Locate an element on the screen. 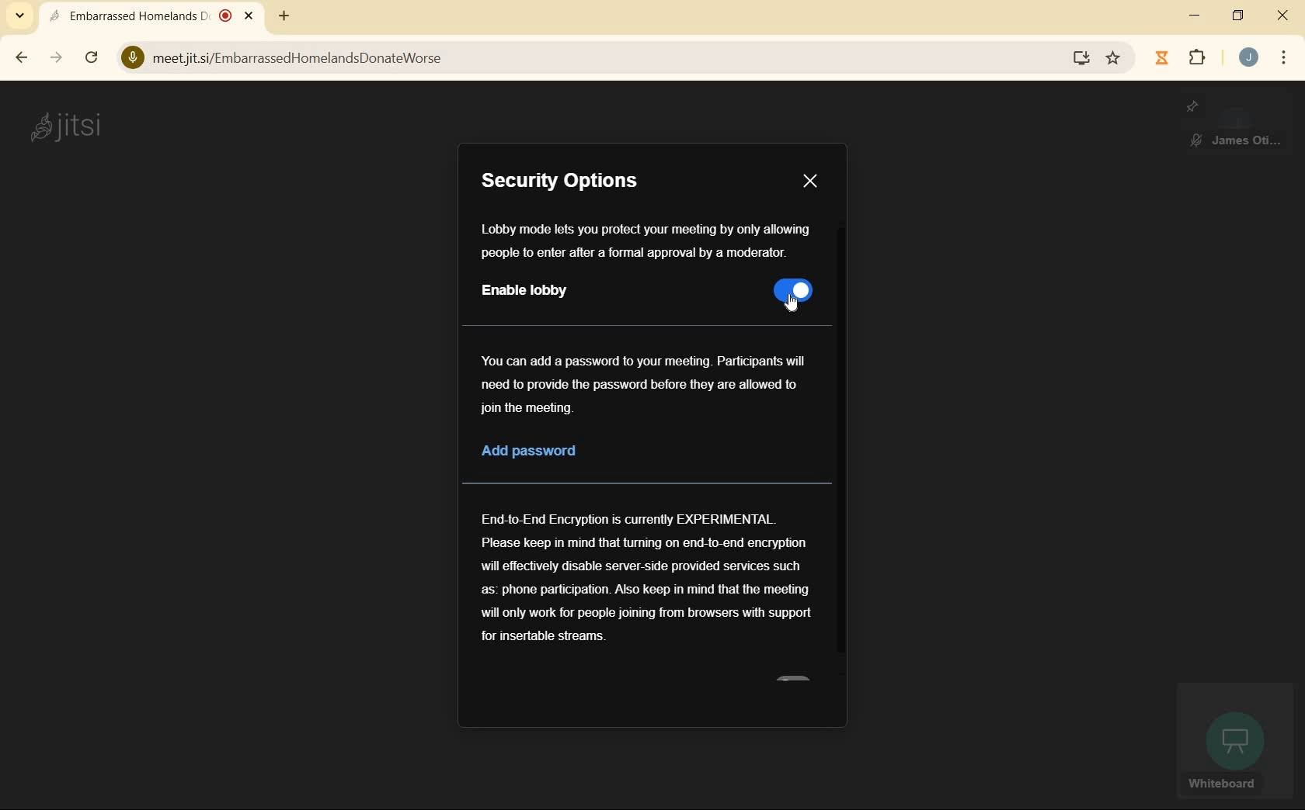 The width and height of the screenshot is (1305, 810). back is located at coordinates (19, 58).